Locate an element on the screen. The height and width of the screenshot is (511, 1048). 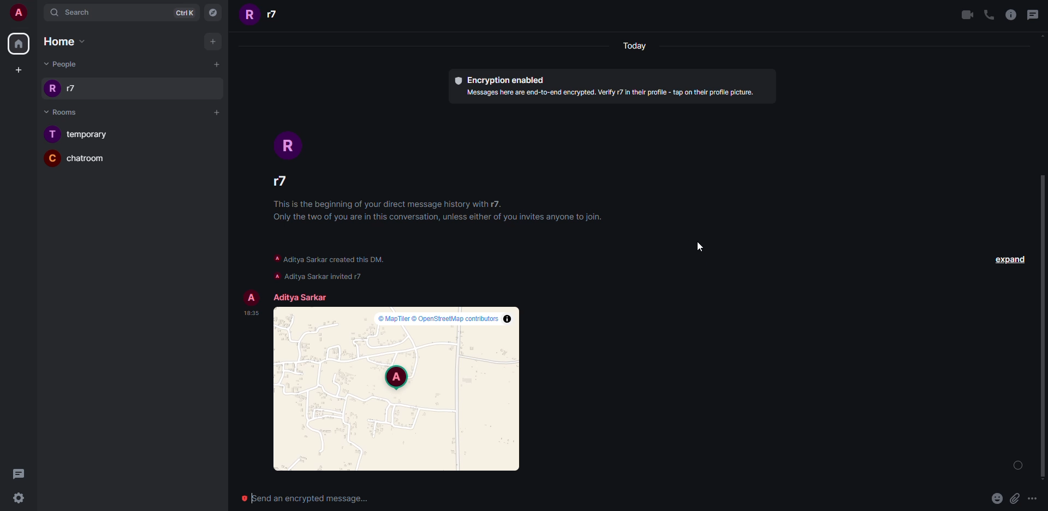
info is located at coordinates (449, 214).